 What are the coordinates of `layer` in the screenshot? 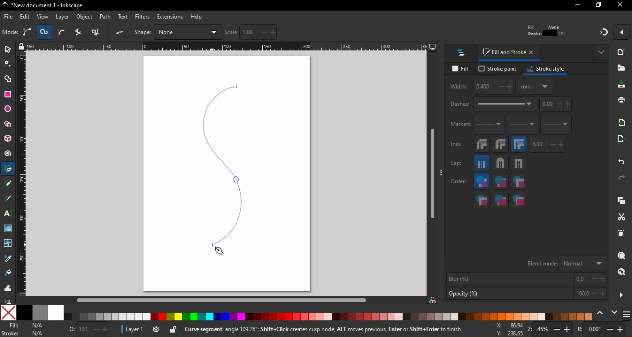 It's located at (63, 17).